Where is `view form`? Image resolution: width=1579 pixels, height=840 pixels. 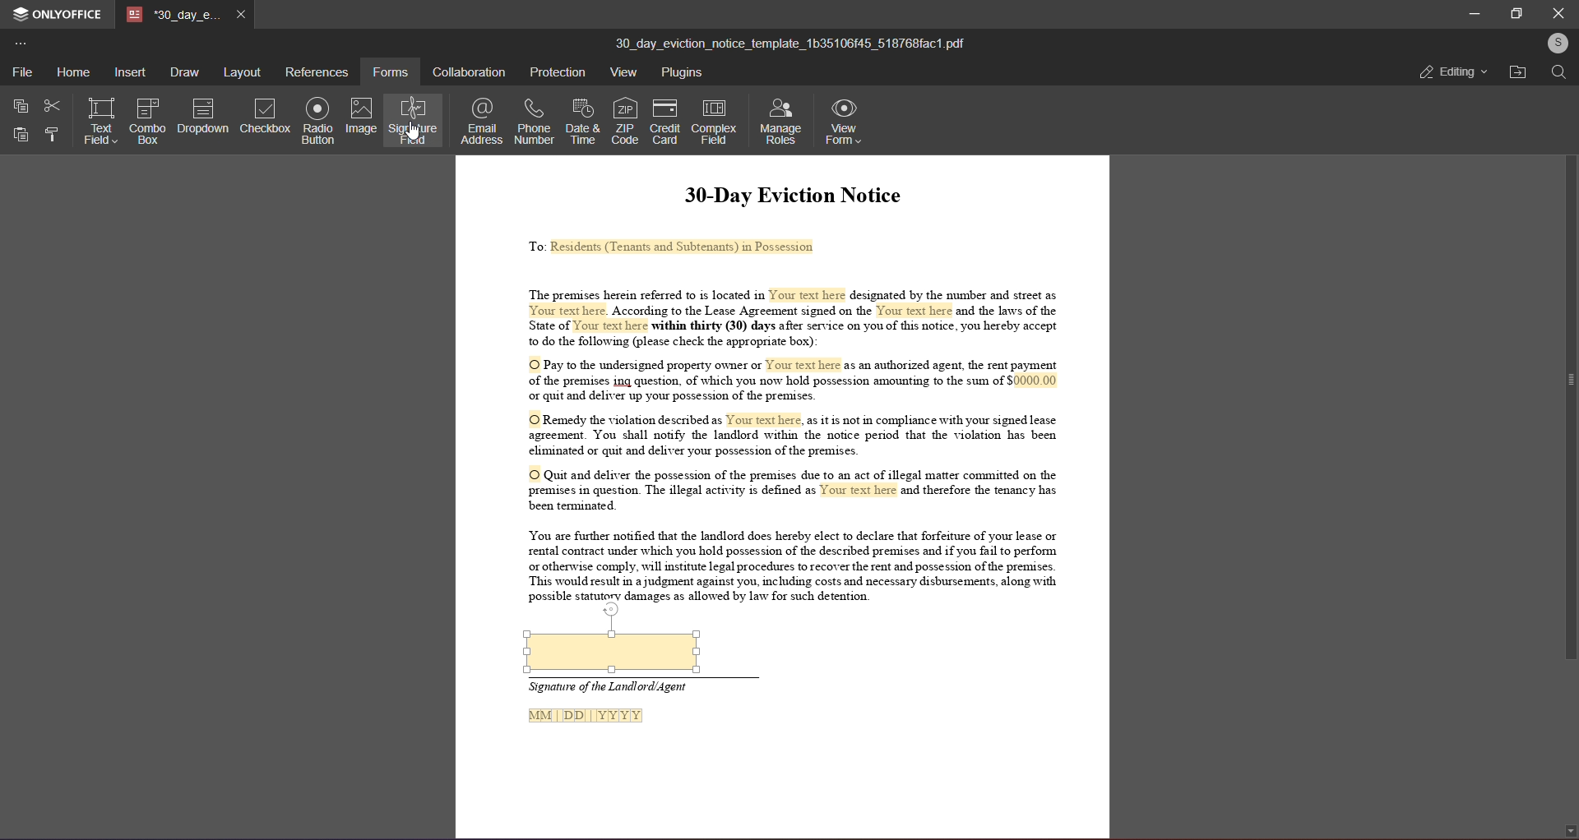 view form is located at coordinates (844, 122).